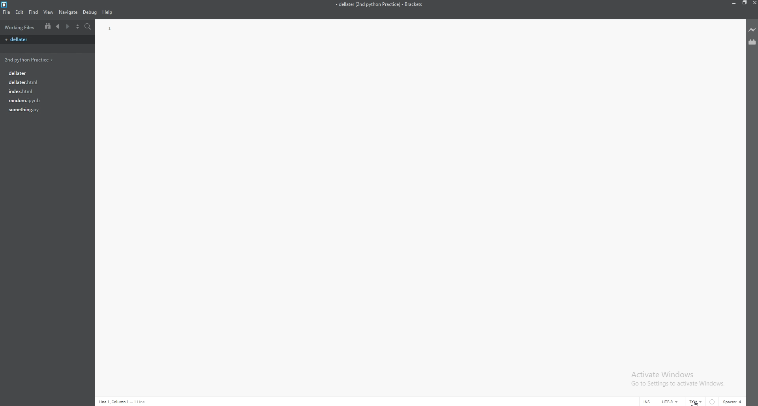 This screenshot has height=406, width=758. I want to click on file, so click(43, 73).